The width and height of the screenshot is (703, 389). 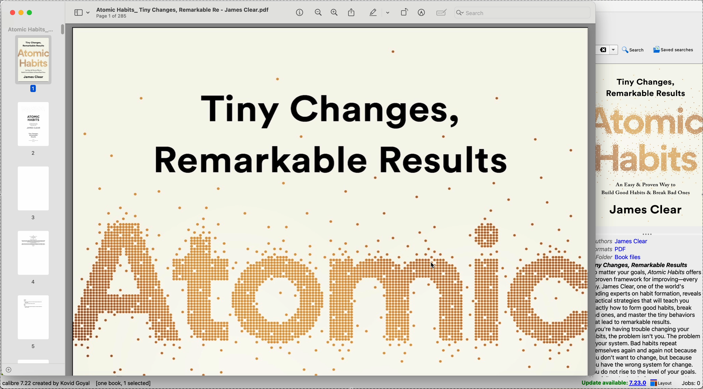 What do you see at coordinates (31, 29) in the screenshot?
I see `book name` at bounding box center [31, 29].